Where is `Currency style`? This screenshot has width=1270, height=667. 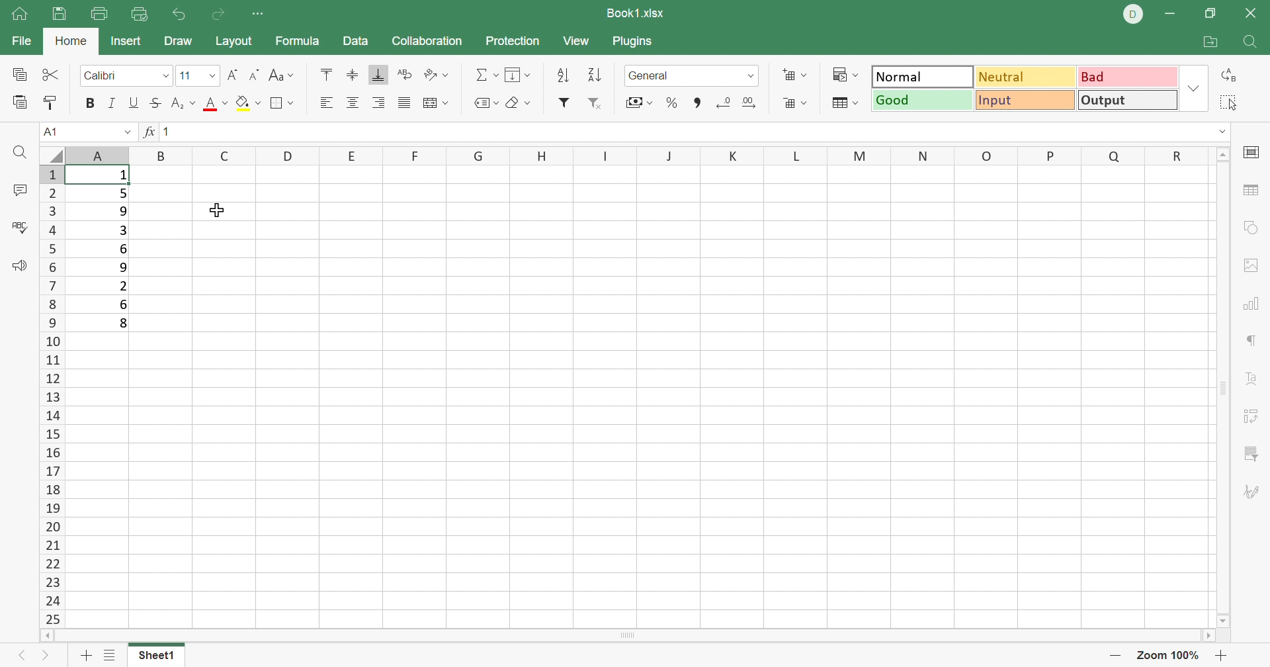 Currency style is located at coordinates (638, 103).